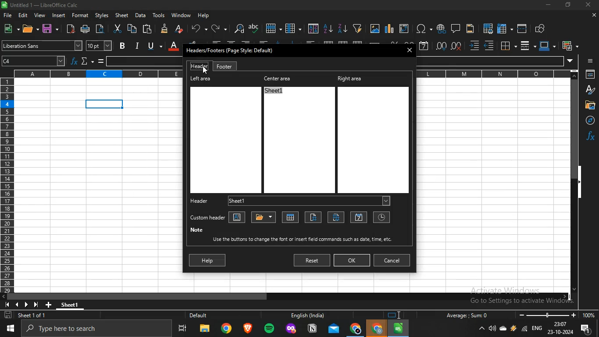 The width and height of the screenshot is (599, 337). What do you see at coordinates (59, 15) in the screenshot?
I see `insert` at bounding box center [59, 15].